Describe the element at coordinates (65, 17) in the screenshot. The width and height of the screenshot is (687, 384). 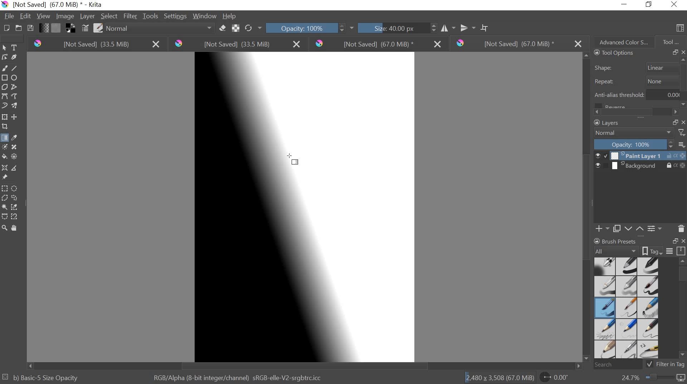
I see `IMAGE` at that location.